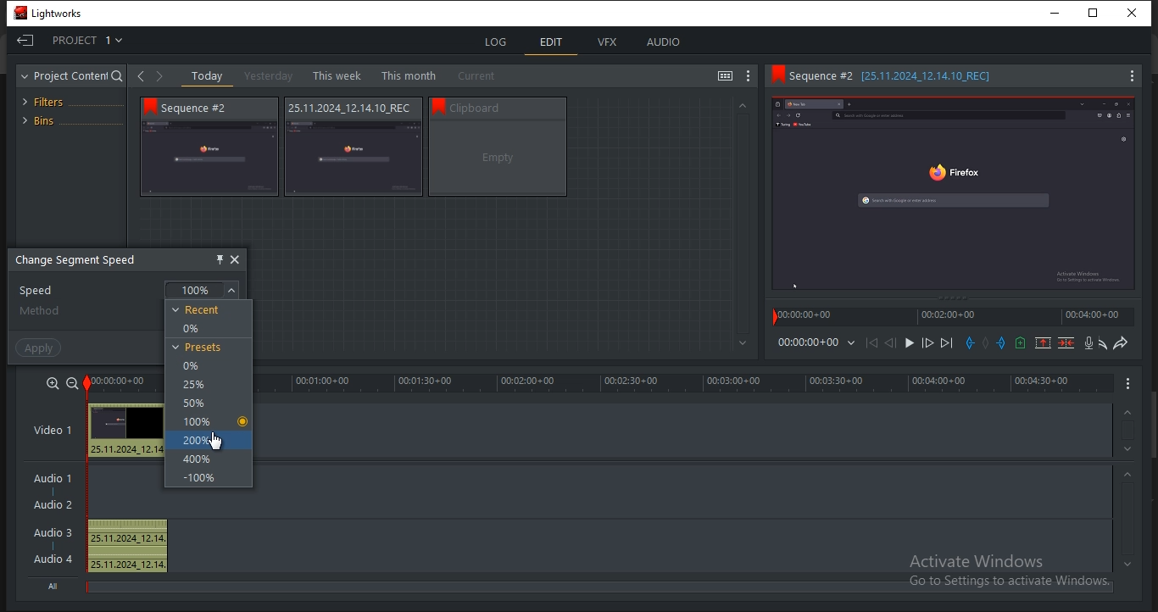 The width and height of the screenshot is (1158, 612). I want to click on Audio 2, so click(53, 506).